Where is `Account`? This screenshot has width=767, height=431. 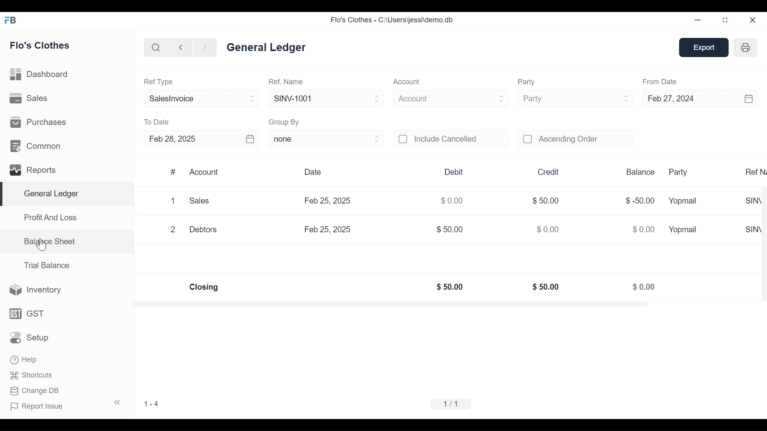 Account is located at coordinates (205, 172).